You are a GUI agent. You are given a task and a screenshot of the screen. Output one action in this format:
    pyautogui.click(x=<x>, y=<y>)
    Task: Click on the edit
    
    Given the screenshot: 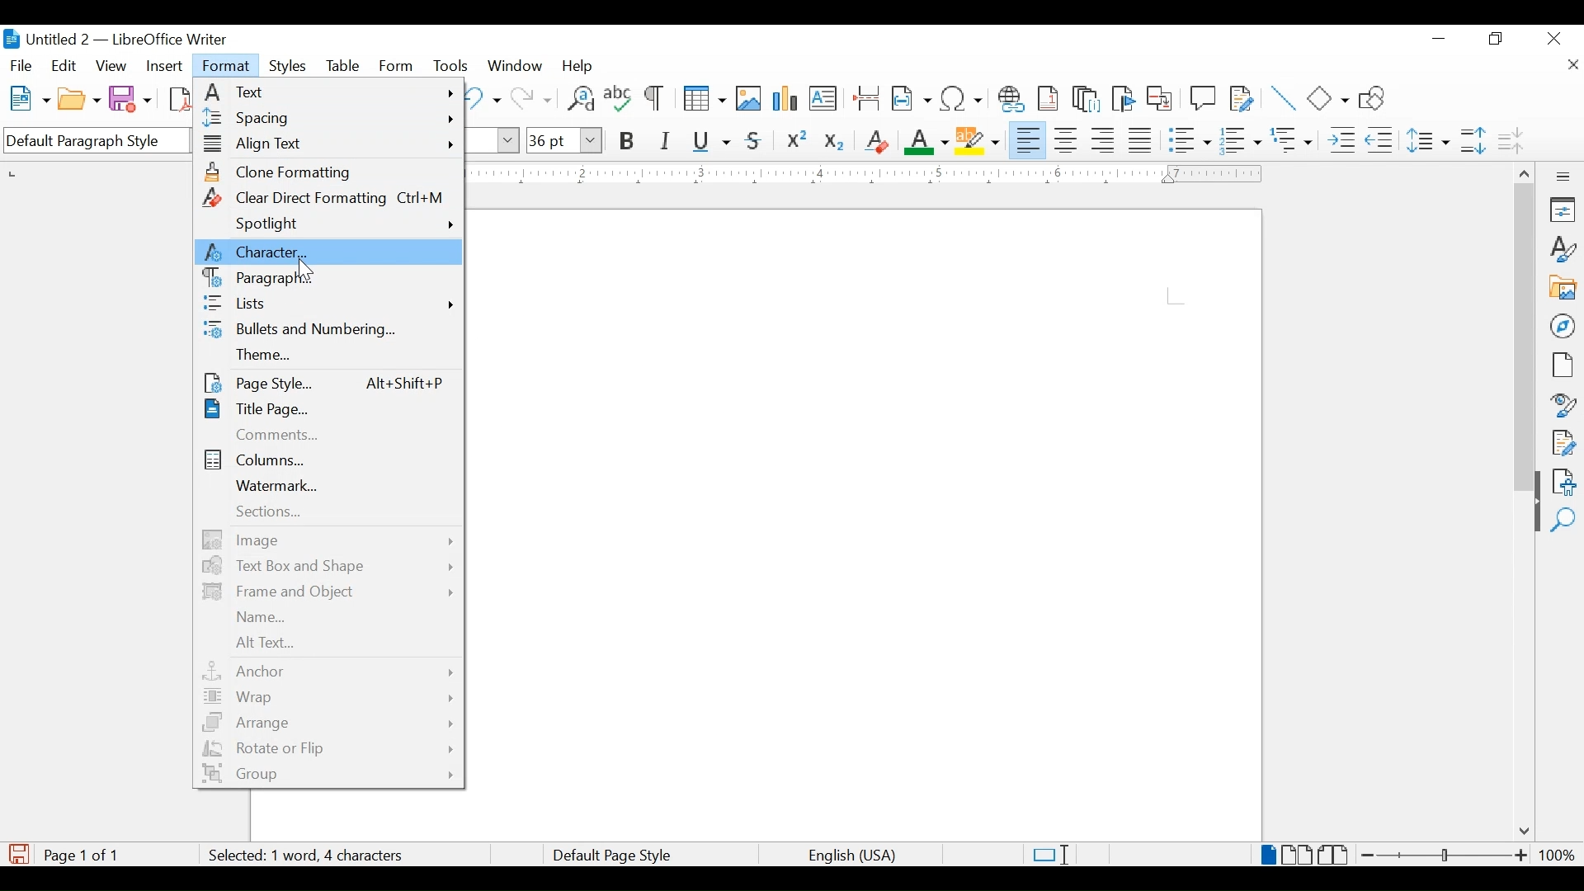 What is the action you would take?
    pyautogui.click(x=65, y=65)
    